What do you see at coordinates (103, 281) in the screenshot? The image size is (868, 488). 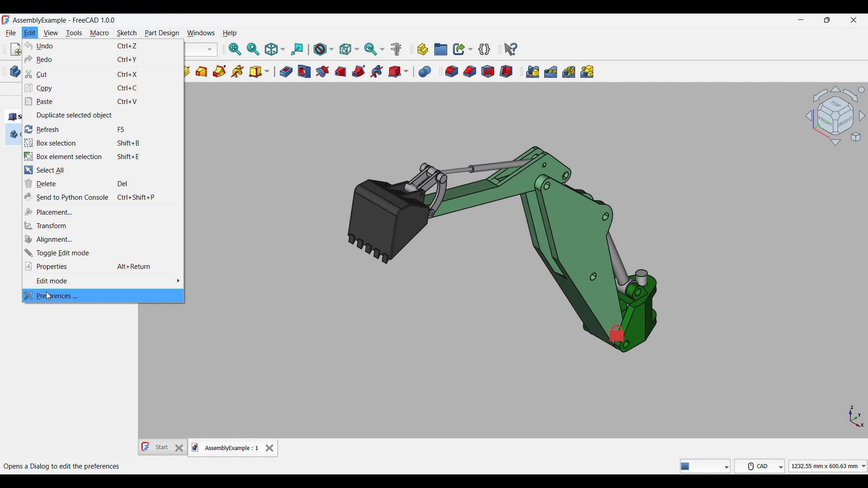 I see `Edit mode` at bounding box center [103, 281].